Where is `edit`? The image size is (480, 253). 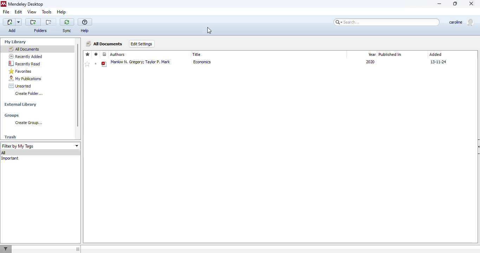
edit is located at coordinates (19, 12).